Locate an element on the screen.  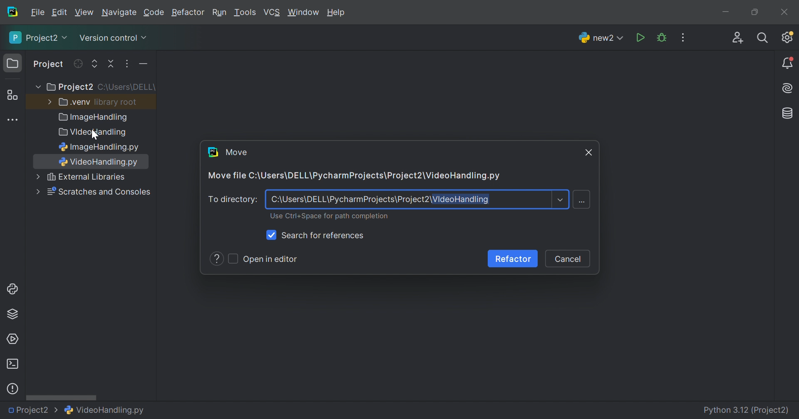
More tool windows is located at coordinates (14, 120).